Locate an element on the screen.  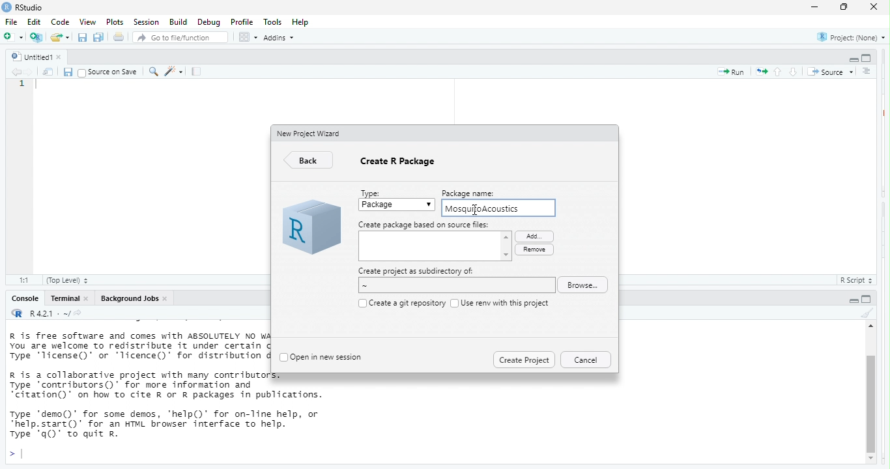
Edit is located at coordinates (35, 23).